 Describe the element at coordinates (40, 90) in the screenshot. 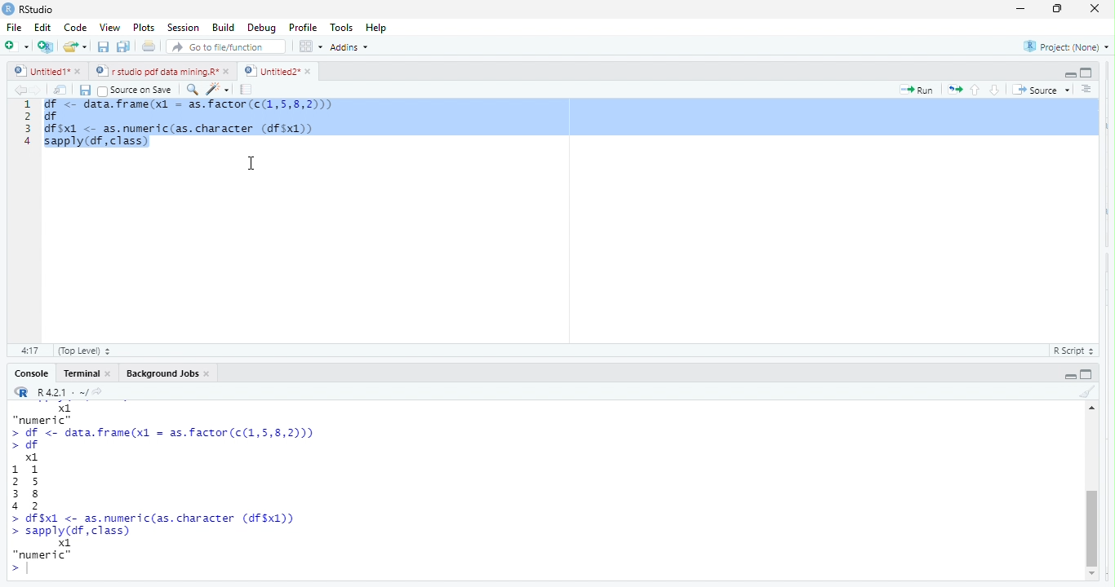

I see `go forward to the next source location` at that location.